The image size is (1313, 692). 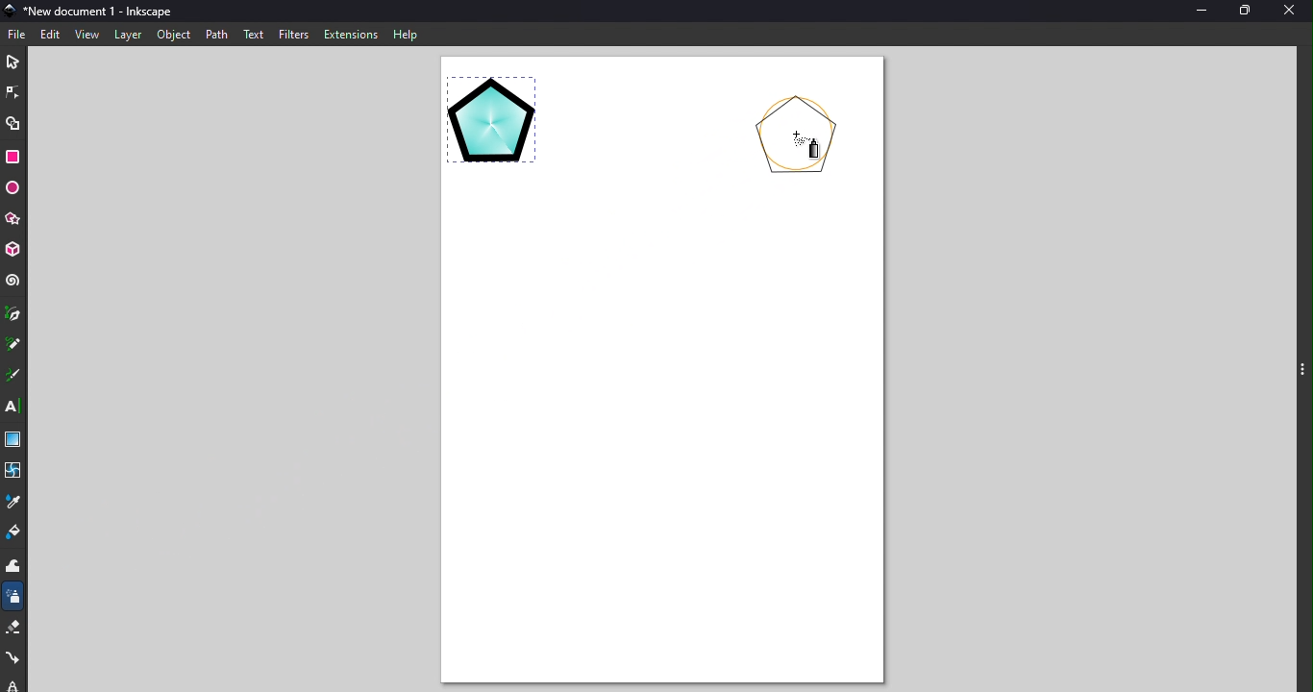 What do you see at coordinates (12, 534) in the screenshot?
I see `Paint bucket tool` at bounding box center [12, 534].